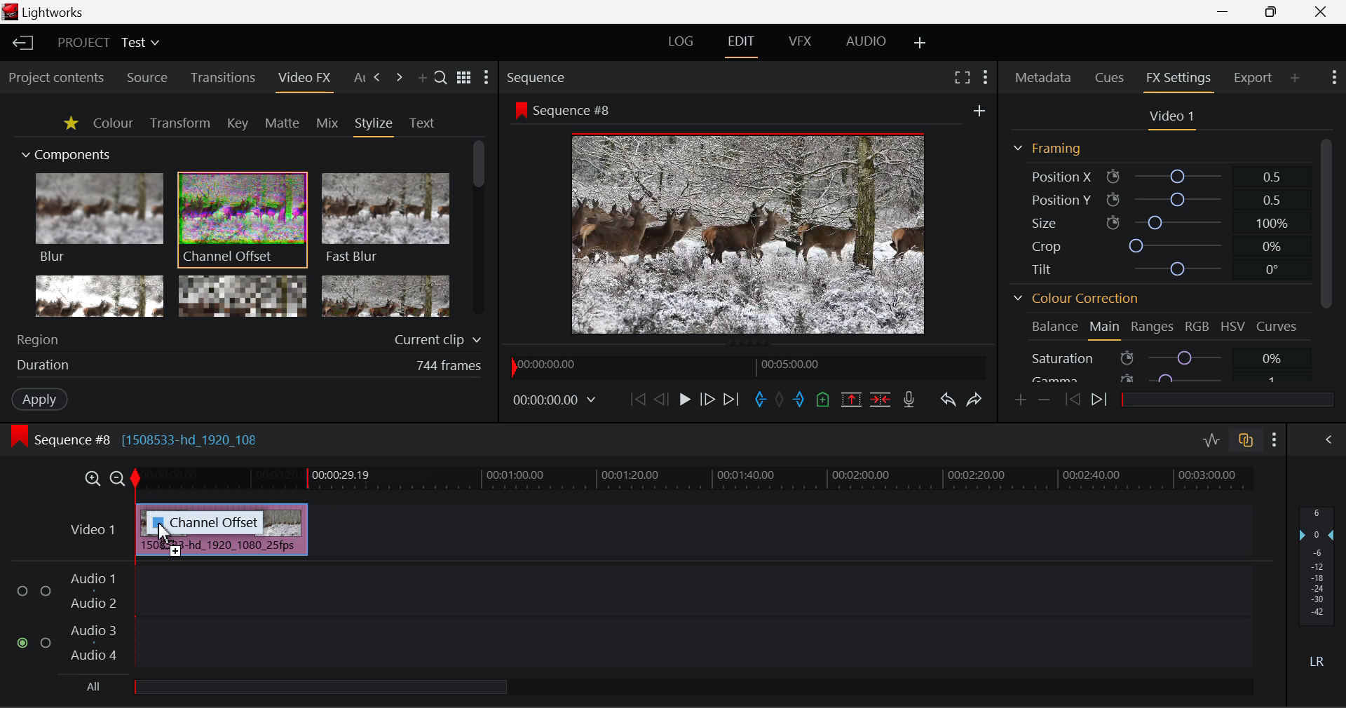  I want to click on Remove All Marks, so click(779, 400).